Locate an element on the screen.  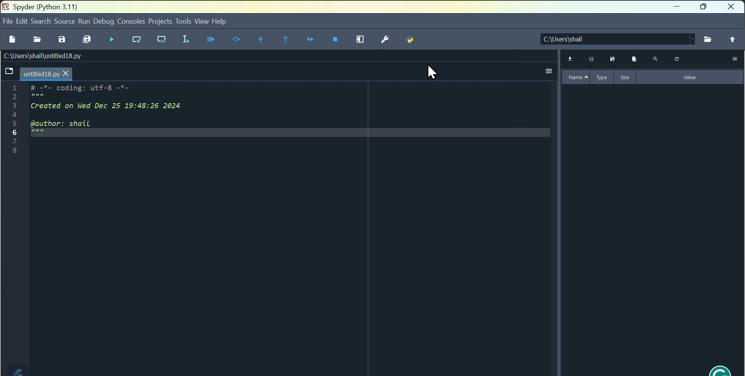
Save file is located at coordinates (62, 40).